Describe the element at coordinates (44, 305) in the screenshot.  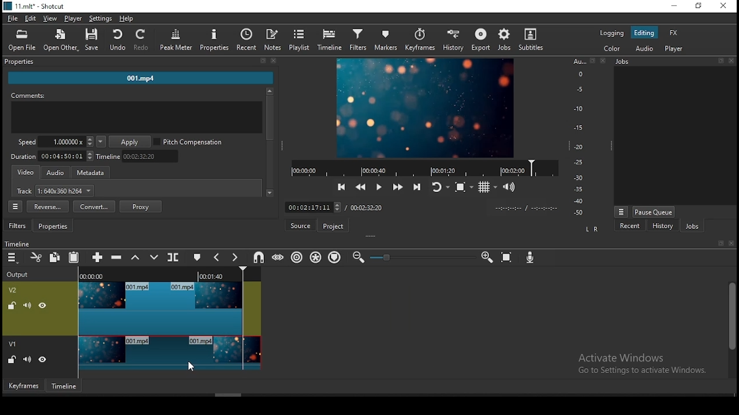
I see `(UN)HIDE` at that location.